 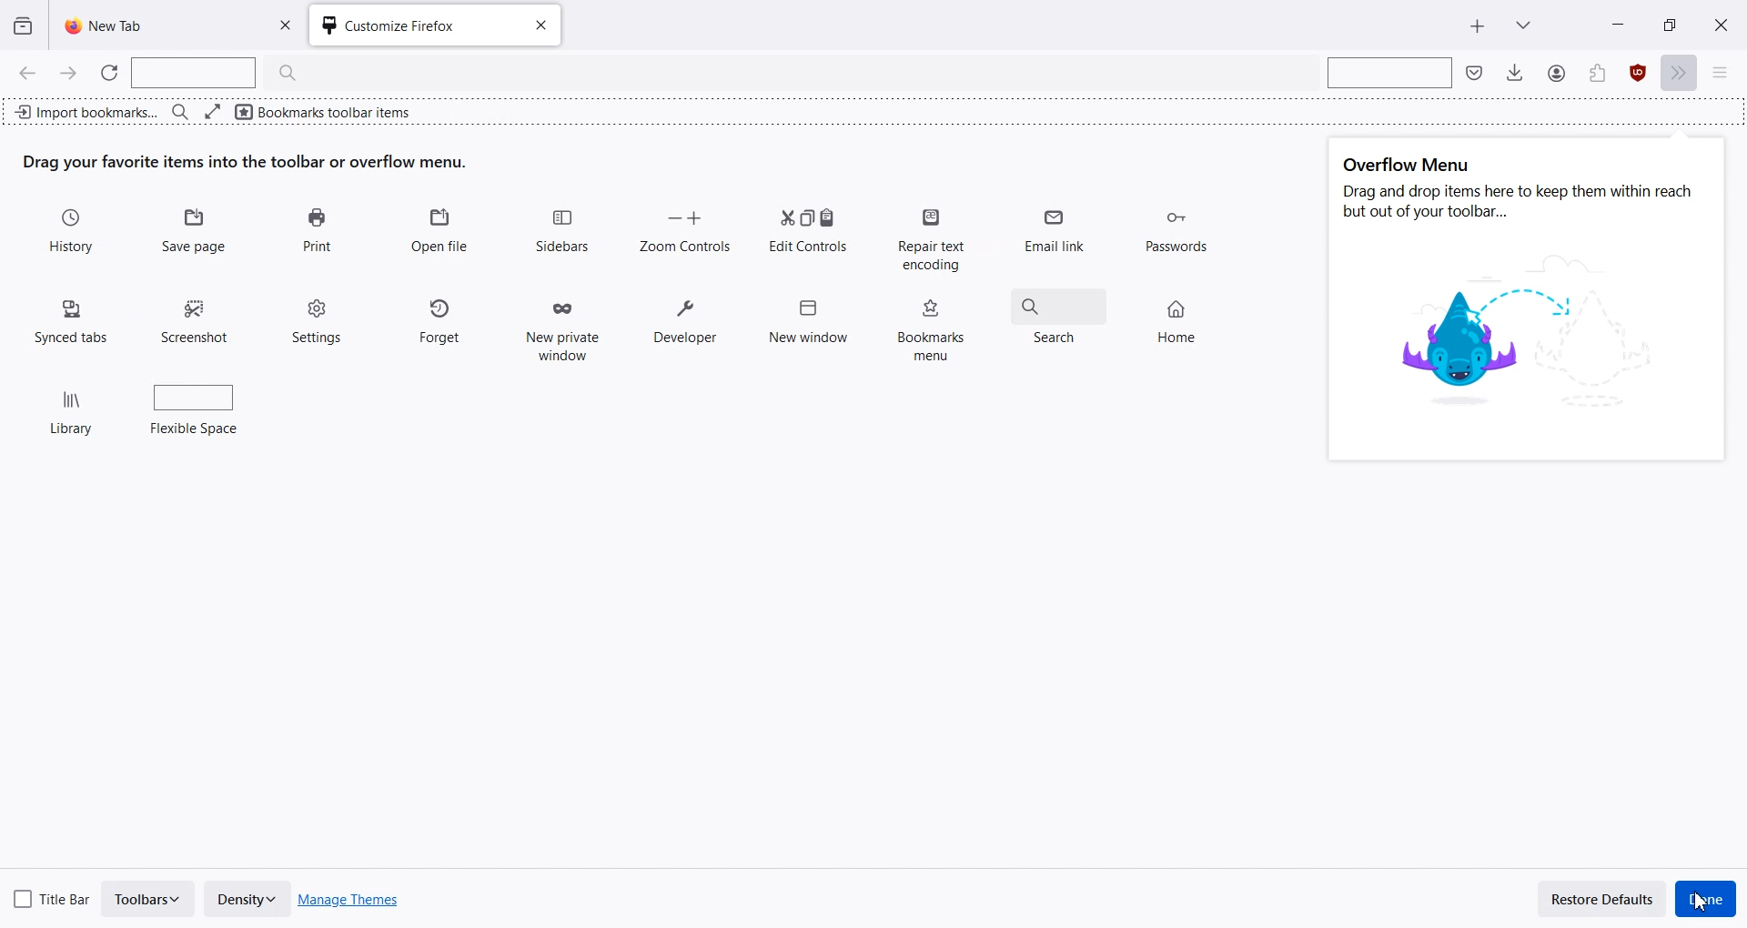 I want to click on History, so click(x=74, y=232).